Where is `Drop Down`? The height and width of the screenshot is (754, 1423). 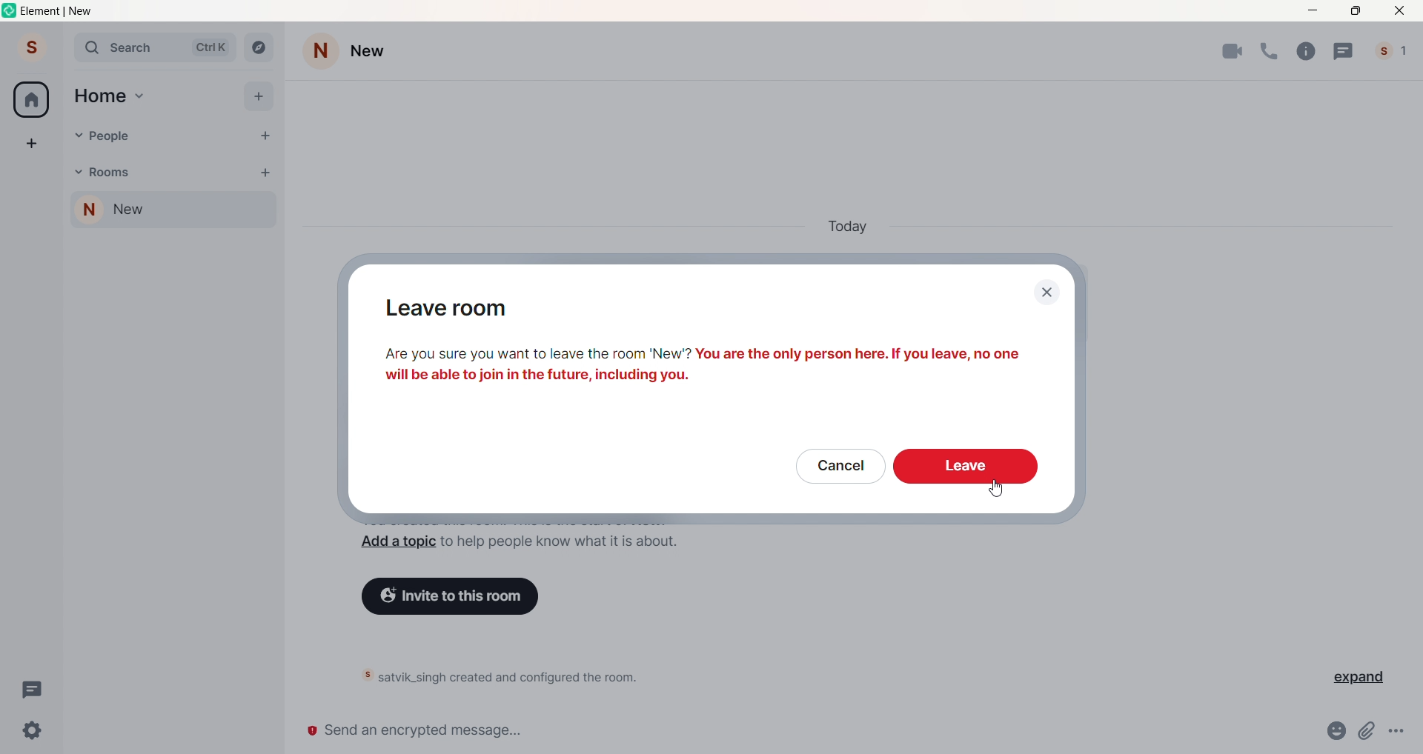
Drop Down is located at coordinates (242, 213).